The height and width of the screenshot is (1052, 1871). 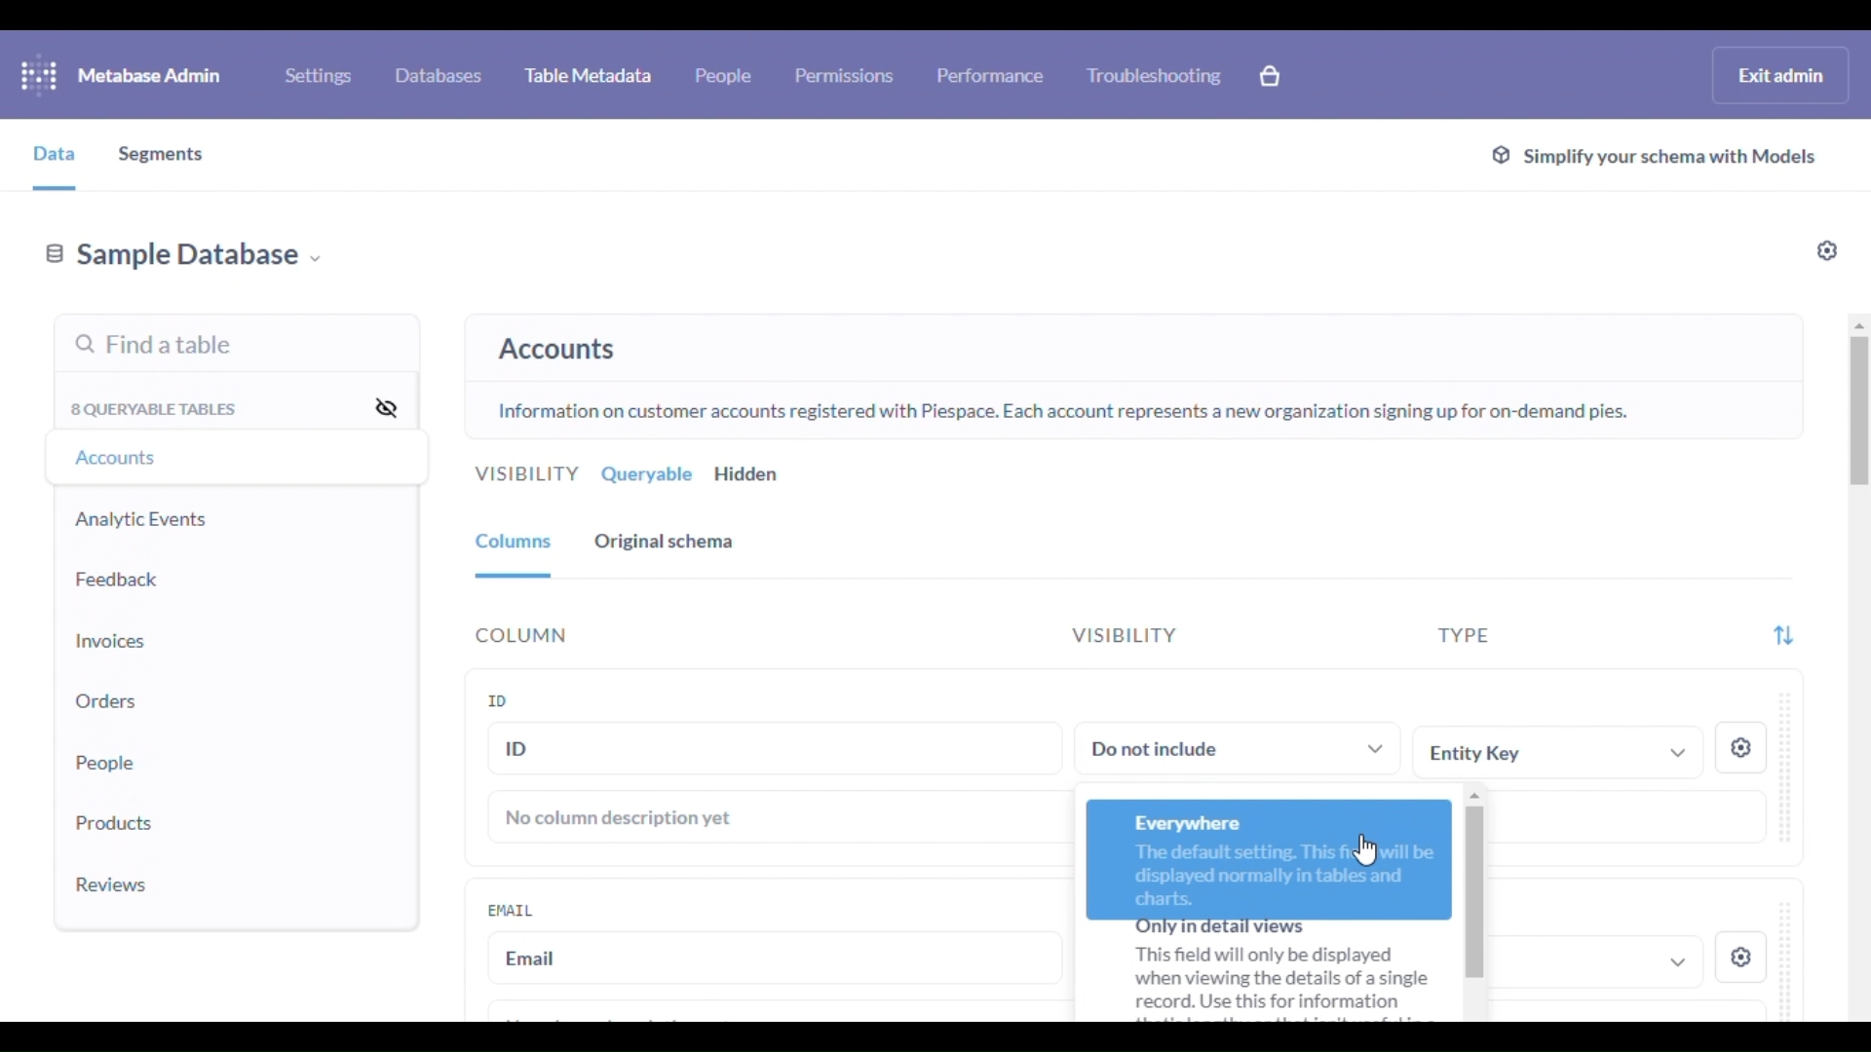 I want to click on hide all, so click(x=385, y=406).